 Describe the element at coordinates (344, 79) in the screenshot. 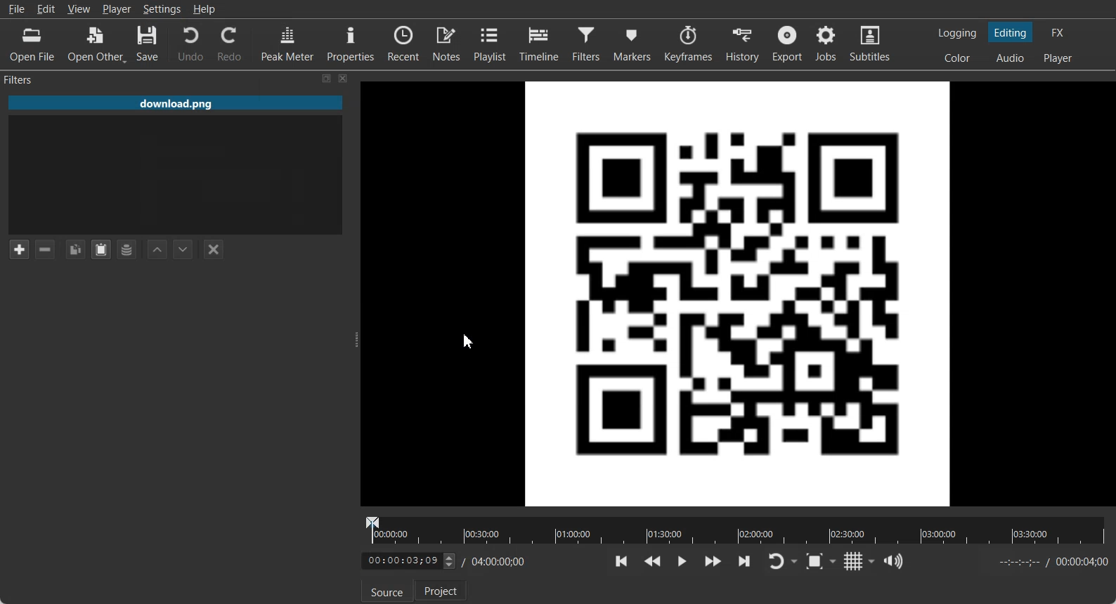

I see `Close` at that location.